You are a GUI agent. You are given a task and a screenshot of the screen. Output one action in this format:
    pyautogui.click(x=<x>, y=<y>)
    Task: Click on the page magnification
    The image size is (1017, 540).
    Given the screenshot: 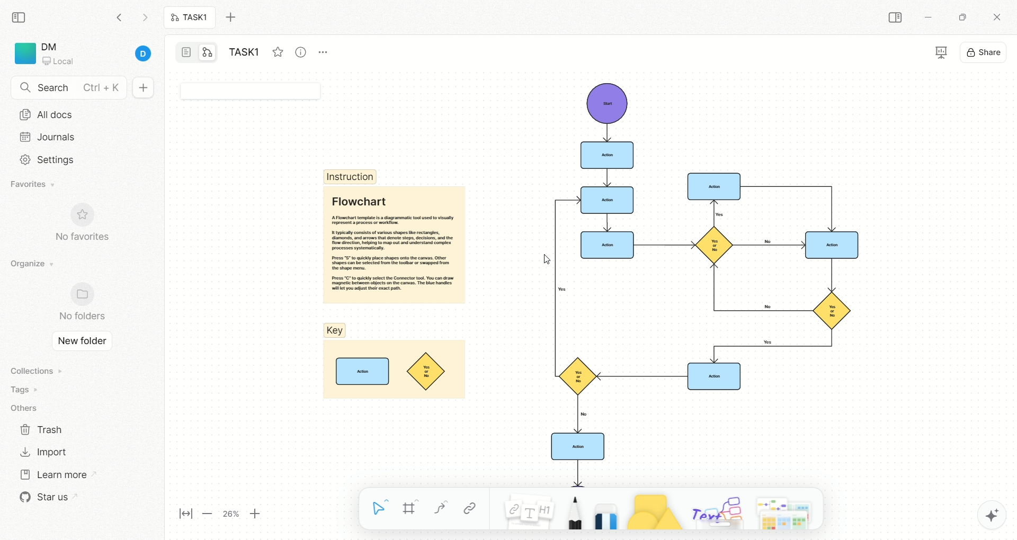 What is the action you would take?
    pyautogui.click(x=224, y=515)
    